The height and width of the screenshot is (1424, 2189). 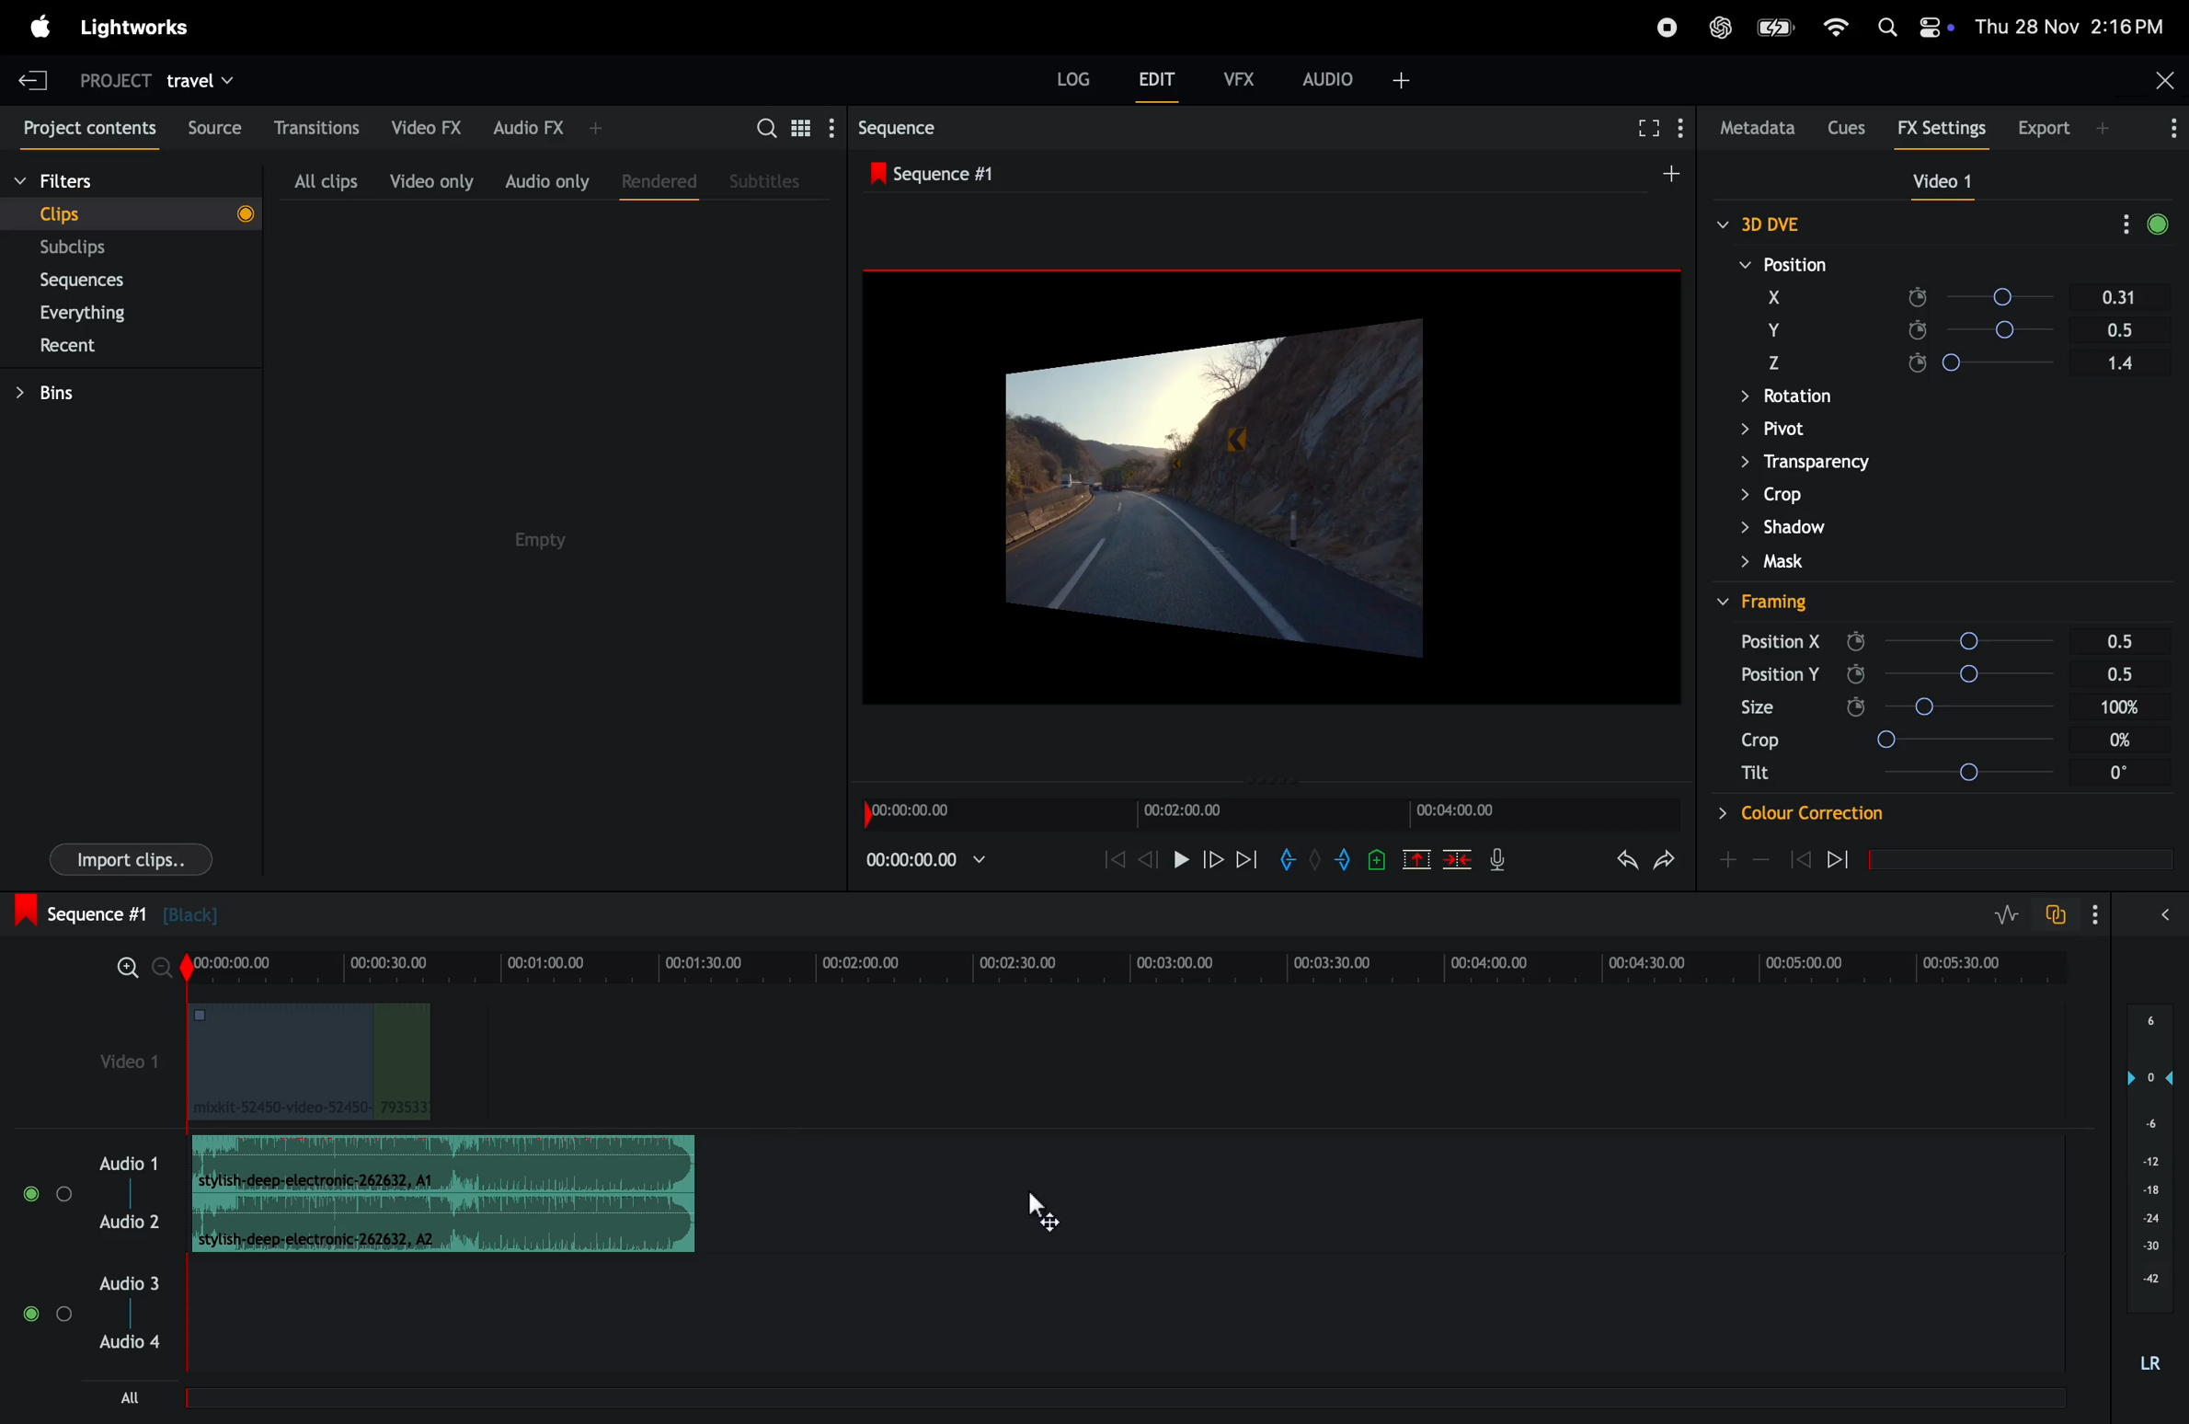 I want to click on remove marked section, so click(x=1418, y=858).